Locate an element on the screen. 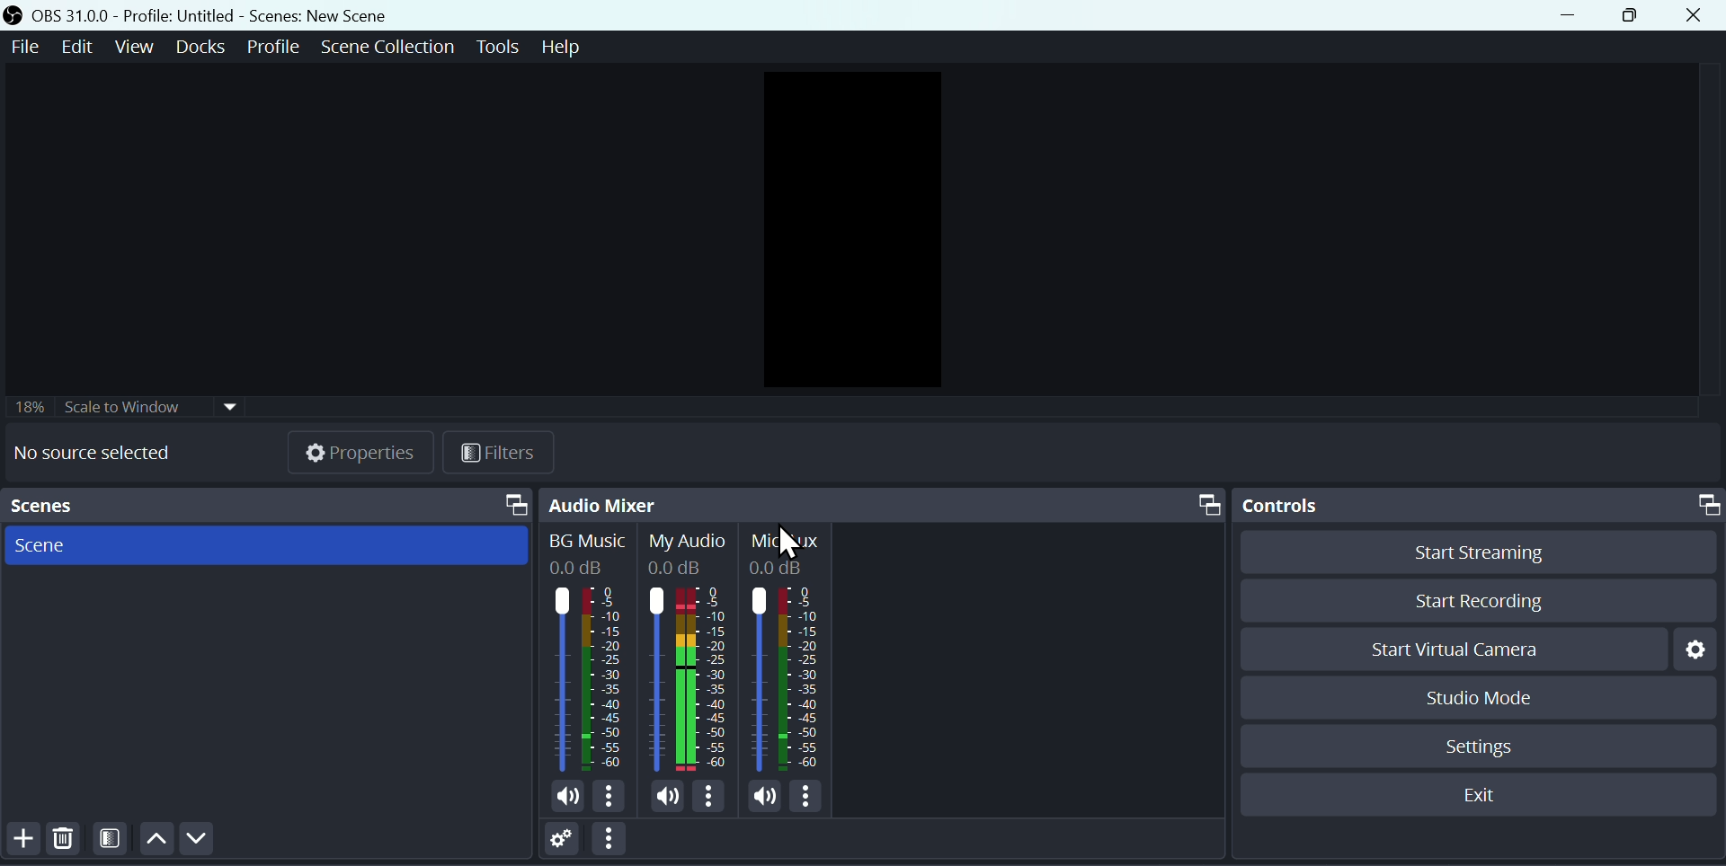 The height and width of the screenshot is (866, 1726). Studio mode is located at coordinates (1482, 696).